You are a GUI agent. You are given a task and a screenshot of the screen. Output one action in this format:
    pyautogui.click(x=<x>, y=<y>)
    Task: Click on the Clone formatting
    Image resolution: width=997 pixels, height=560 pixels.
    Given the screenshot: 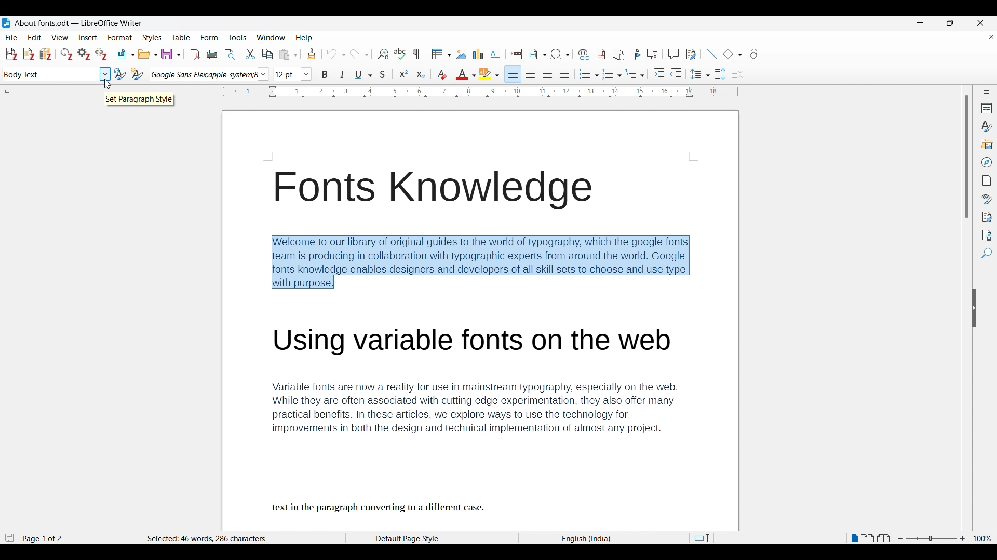 What is the action you would take?
    pyautogui.click(x=312, y=54)
    